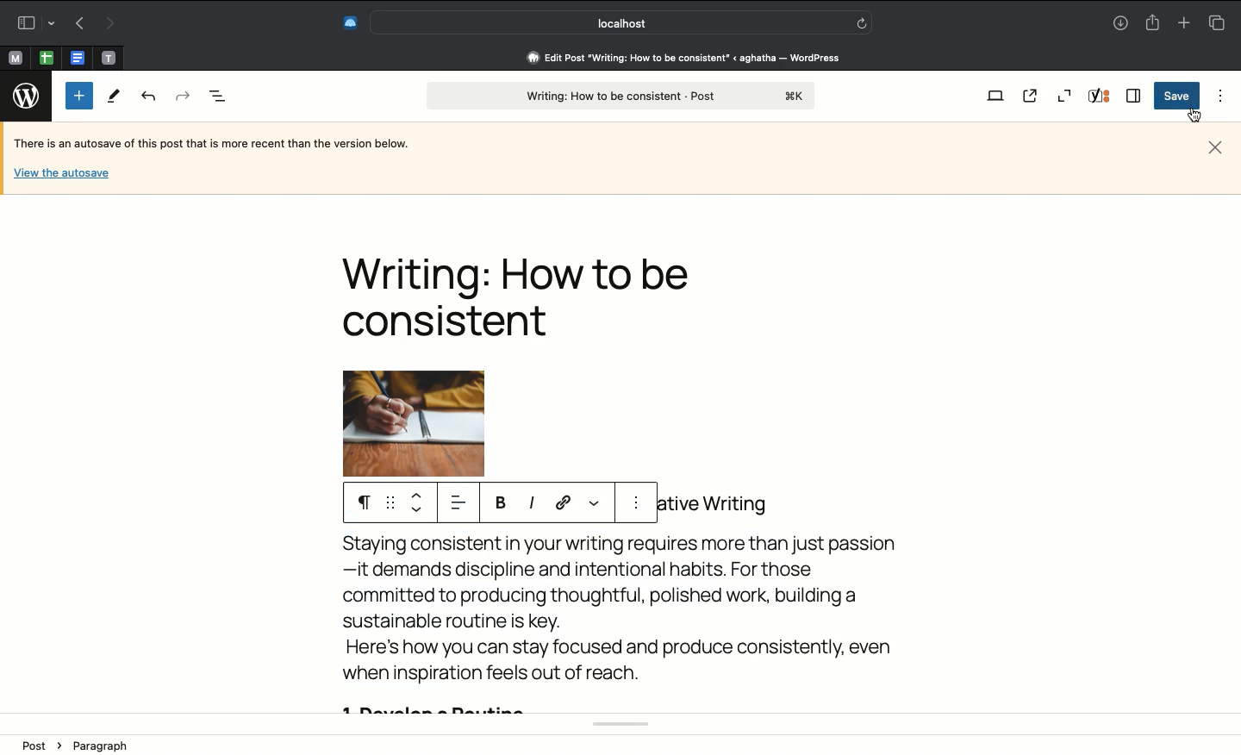 The height and width of the screenshot is (755, 1241). I want to click on Post, so click(620, 97).